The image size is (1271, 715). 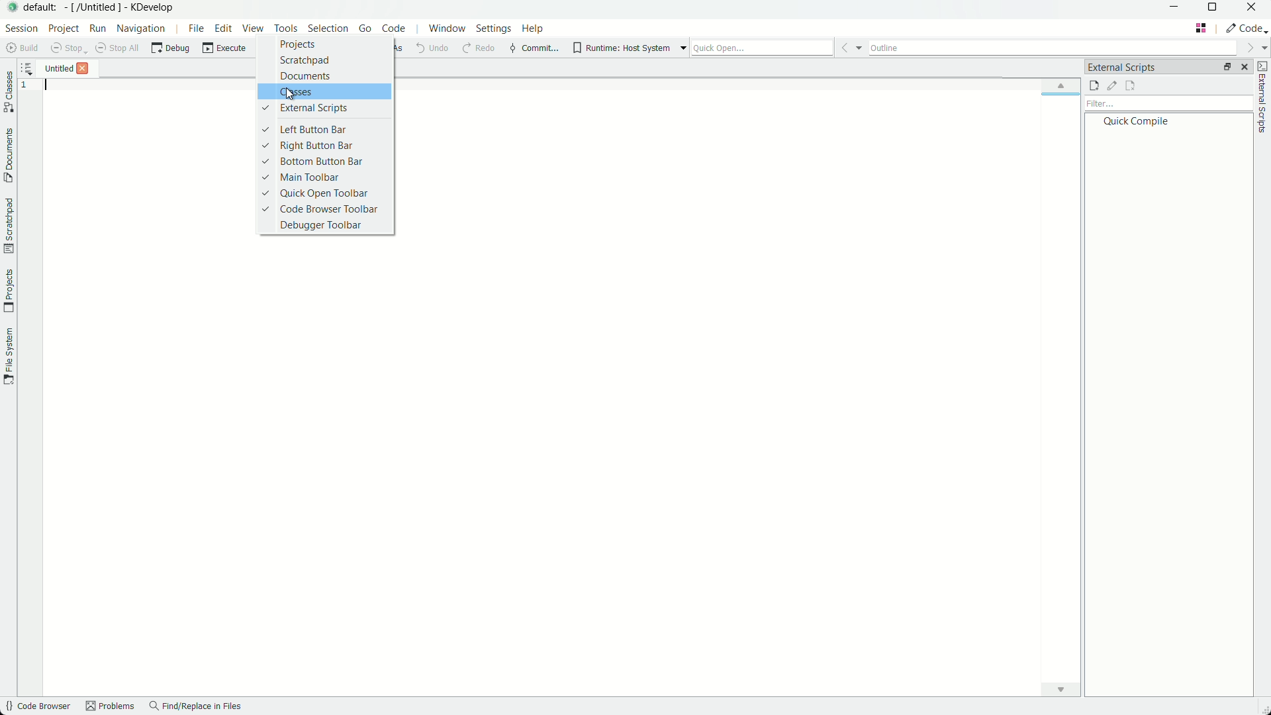 I want to click on external scripts, so click(x=326, y=111).